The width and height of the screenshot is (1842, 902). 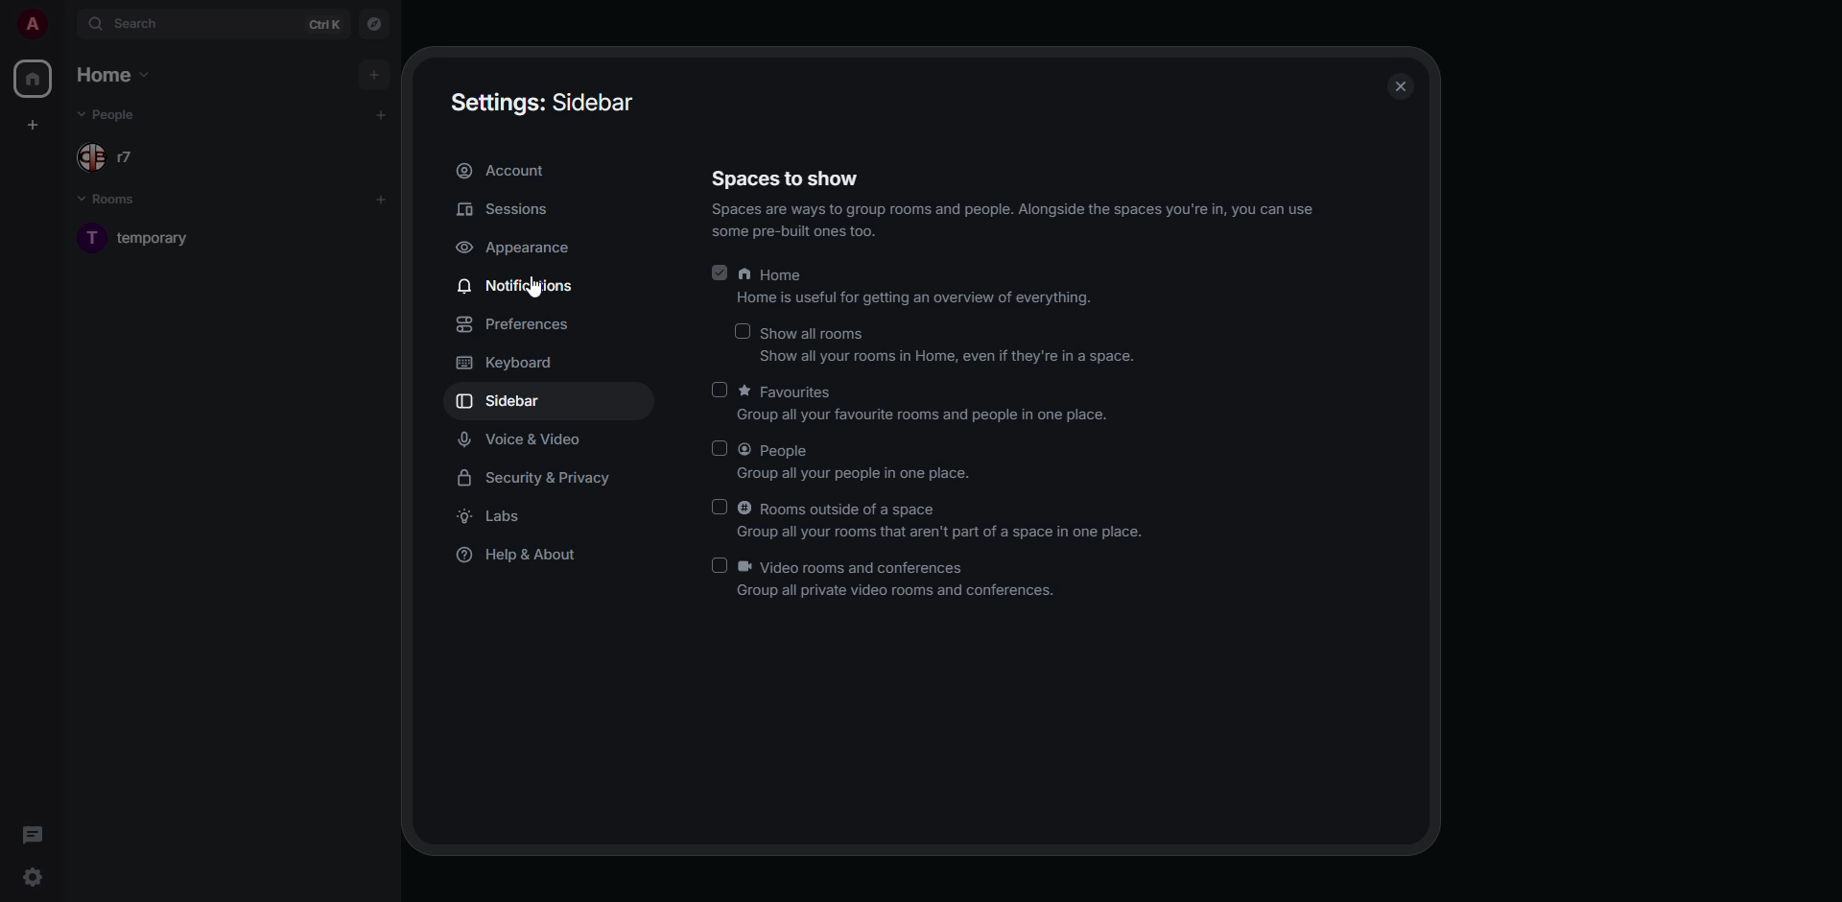 I want to click on keyboard, so click(x=509, y=364).